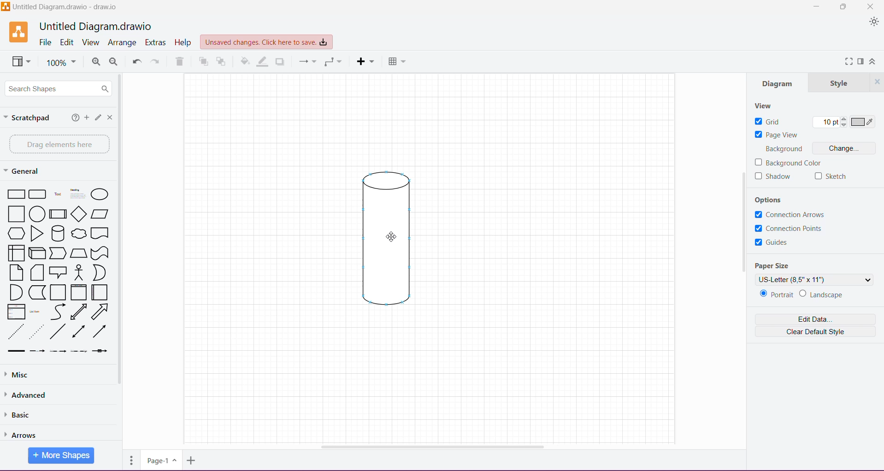  I want to click on , so click(366, 62).